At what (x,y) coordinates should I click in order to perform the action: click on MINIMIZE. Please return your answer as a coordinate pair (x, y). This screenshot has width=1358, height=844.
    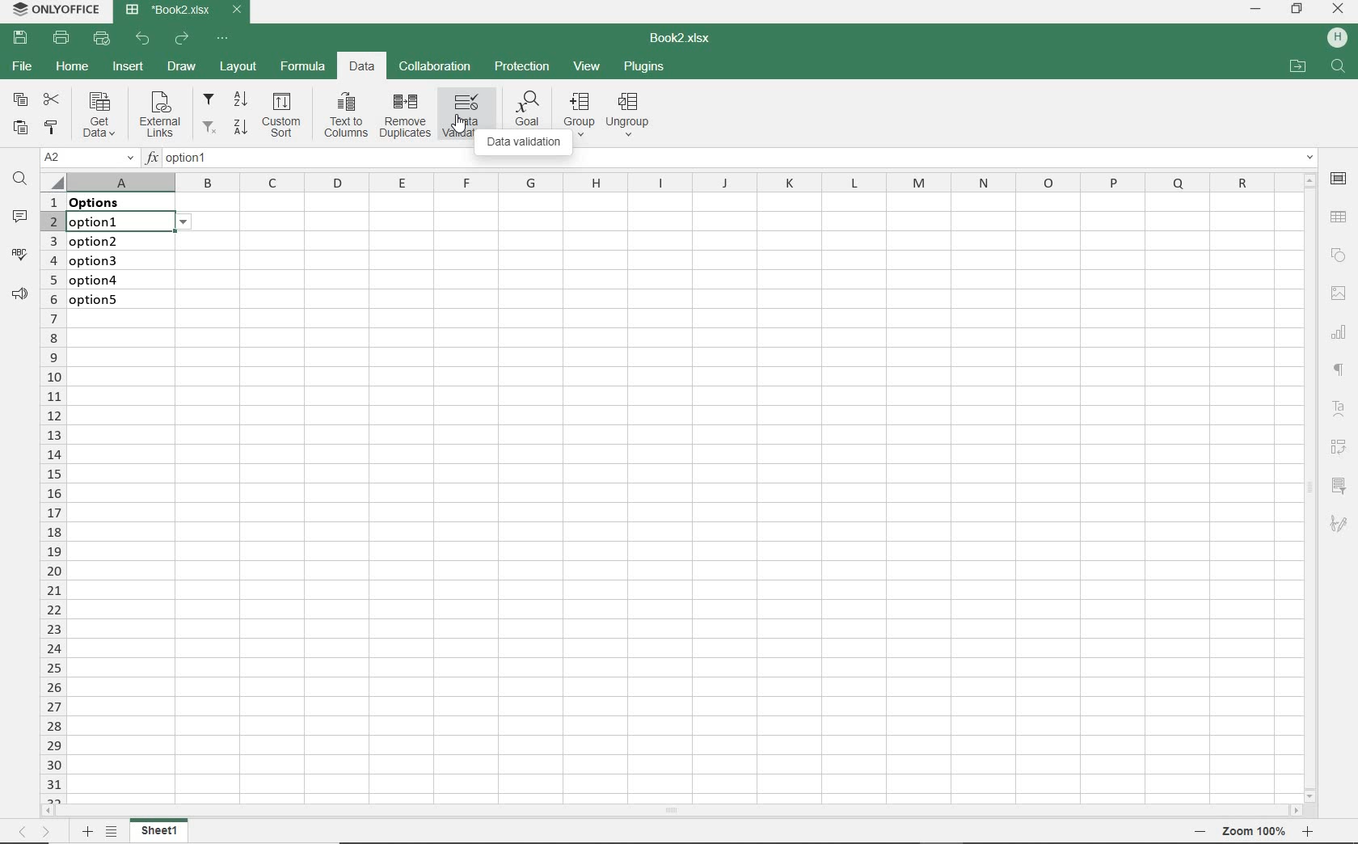
    Looking at the image, I should click on (1255, 9).